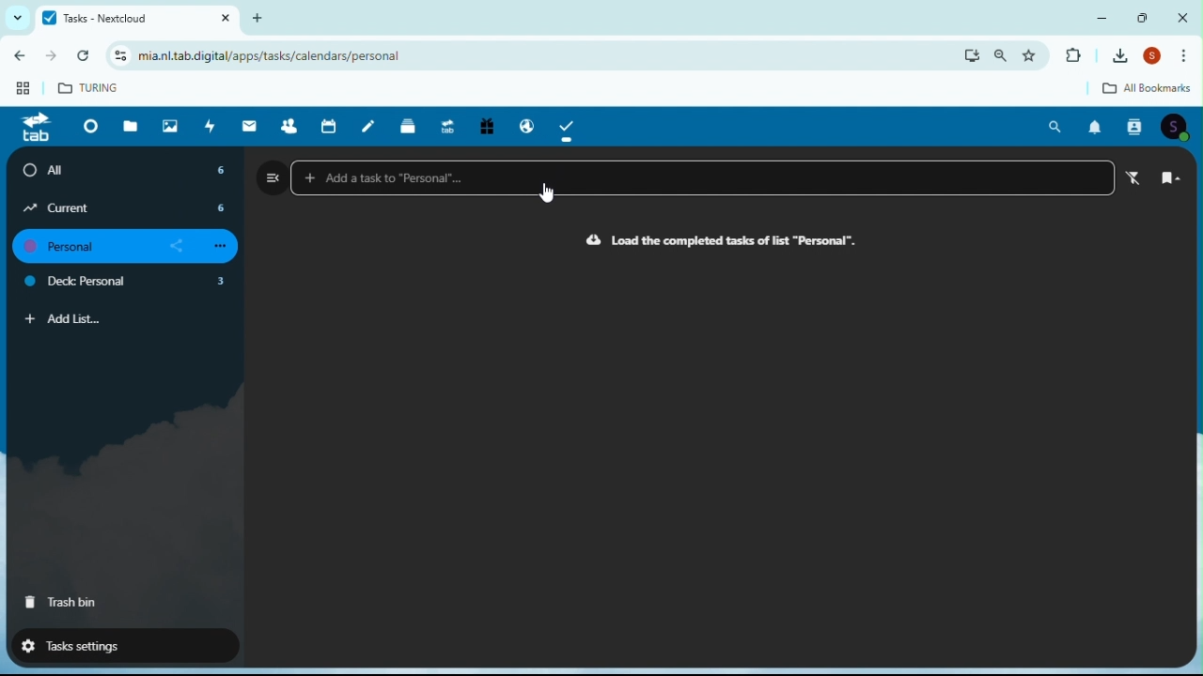  Describe the element at coordinates (1002, 55) in the screenshot. I see `search` at that location.